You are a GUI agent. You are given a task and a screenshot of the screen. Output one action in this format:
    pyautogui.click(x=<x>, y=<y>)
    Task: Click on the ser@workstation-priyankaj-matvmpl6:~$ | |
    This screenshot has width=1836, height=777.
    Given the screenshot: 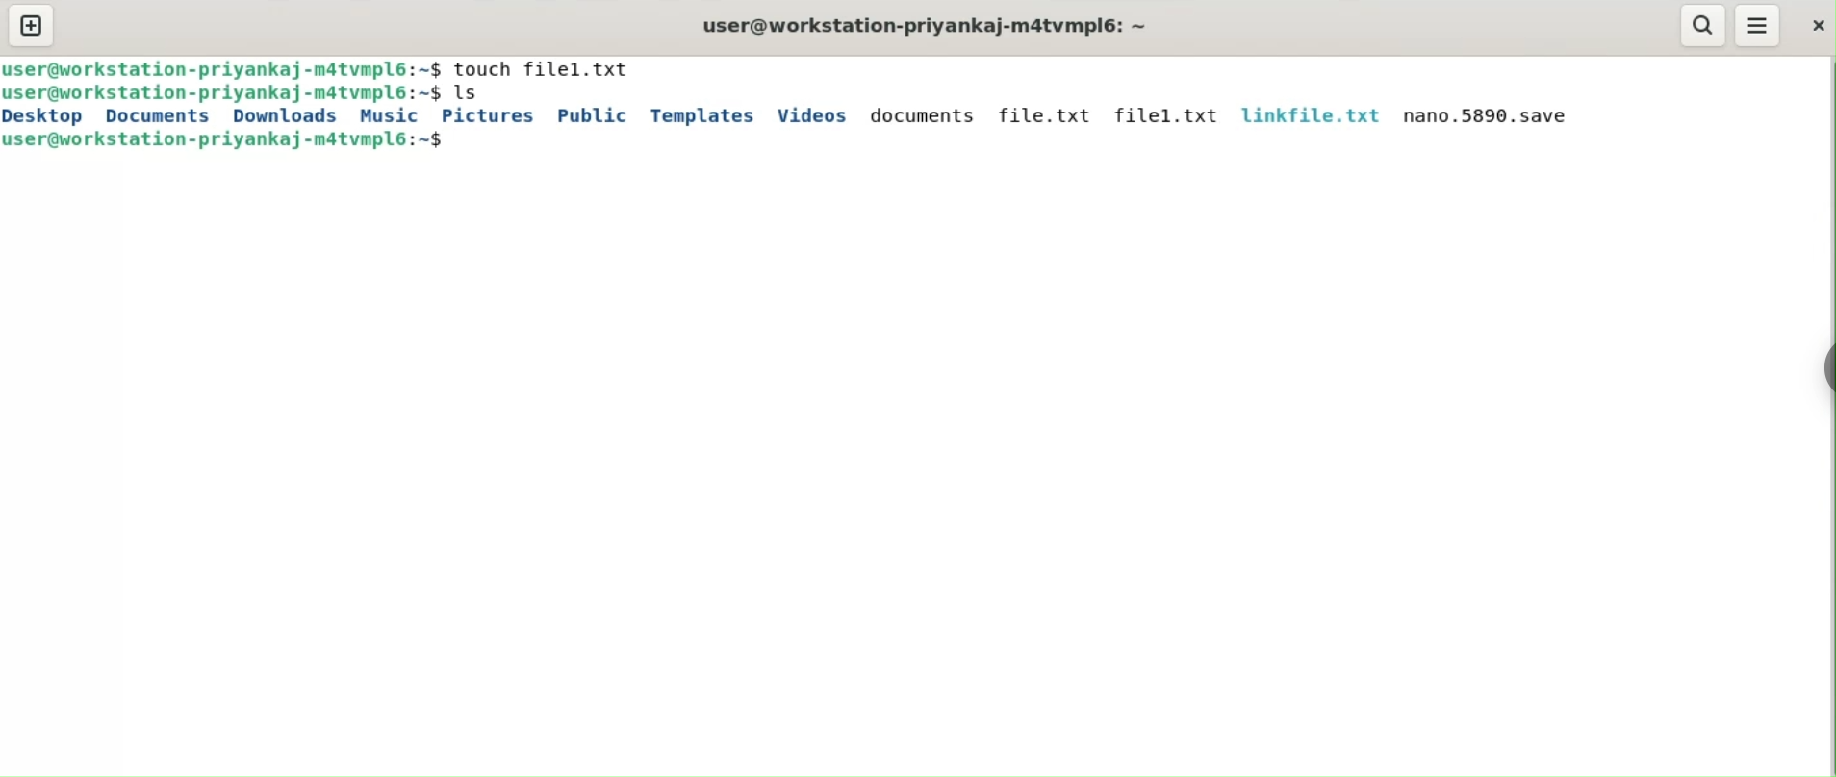 What is the action you would take?
    pyautogui.click(x=223, y=68)
    